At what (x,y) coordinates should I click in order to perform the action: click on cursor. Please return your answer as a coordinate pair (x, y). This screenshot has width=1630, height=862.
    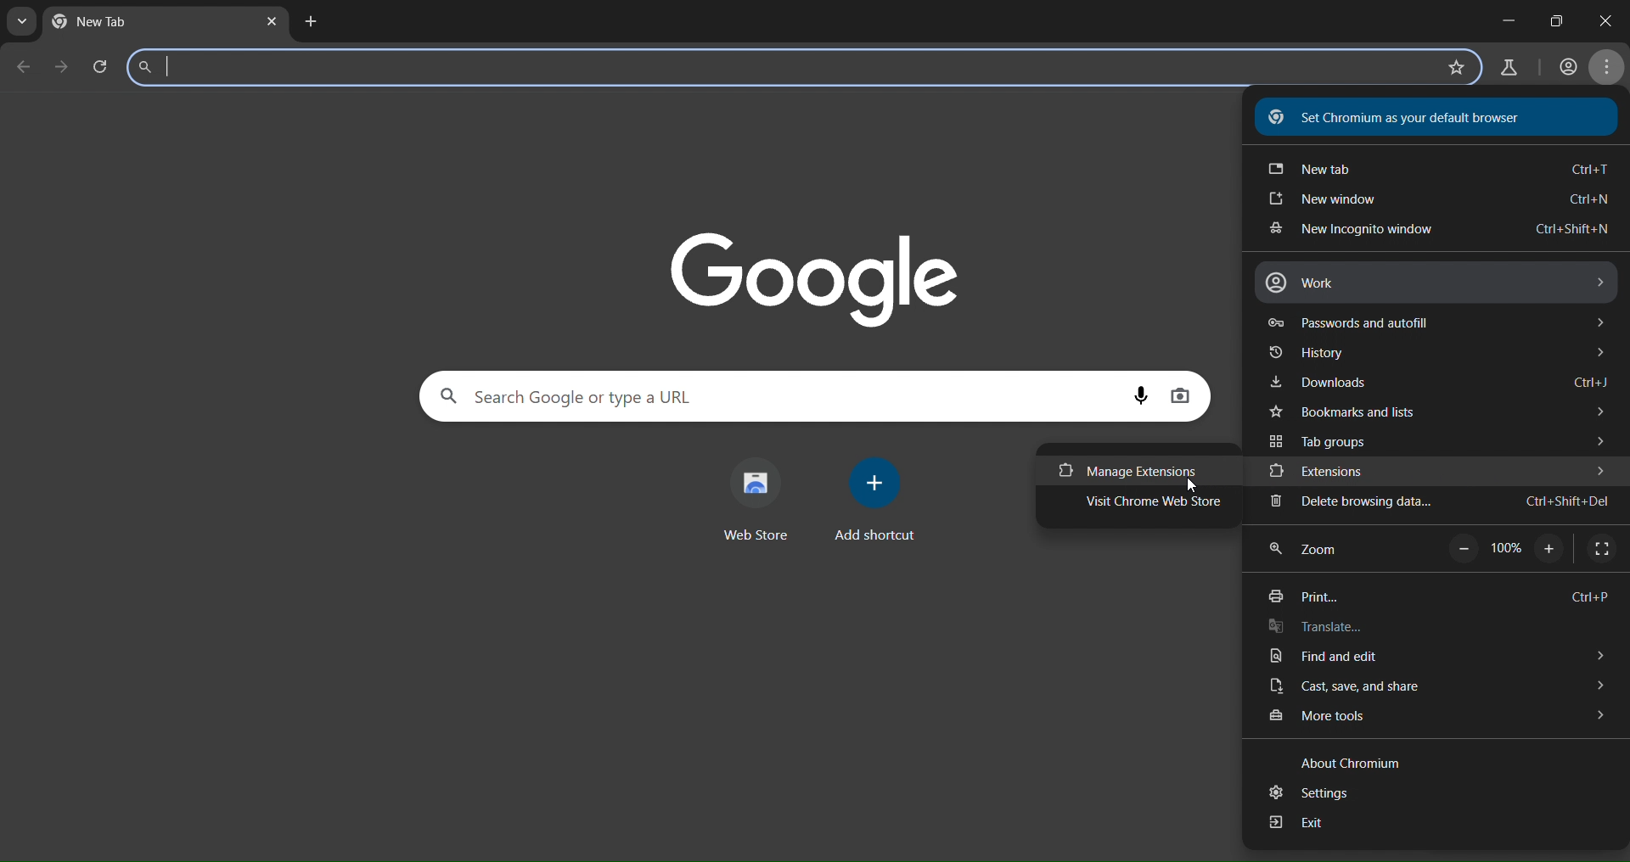
    Looking at the image, I should click on (1194, 488).